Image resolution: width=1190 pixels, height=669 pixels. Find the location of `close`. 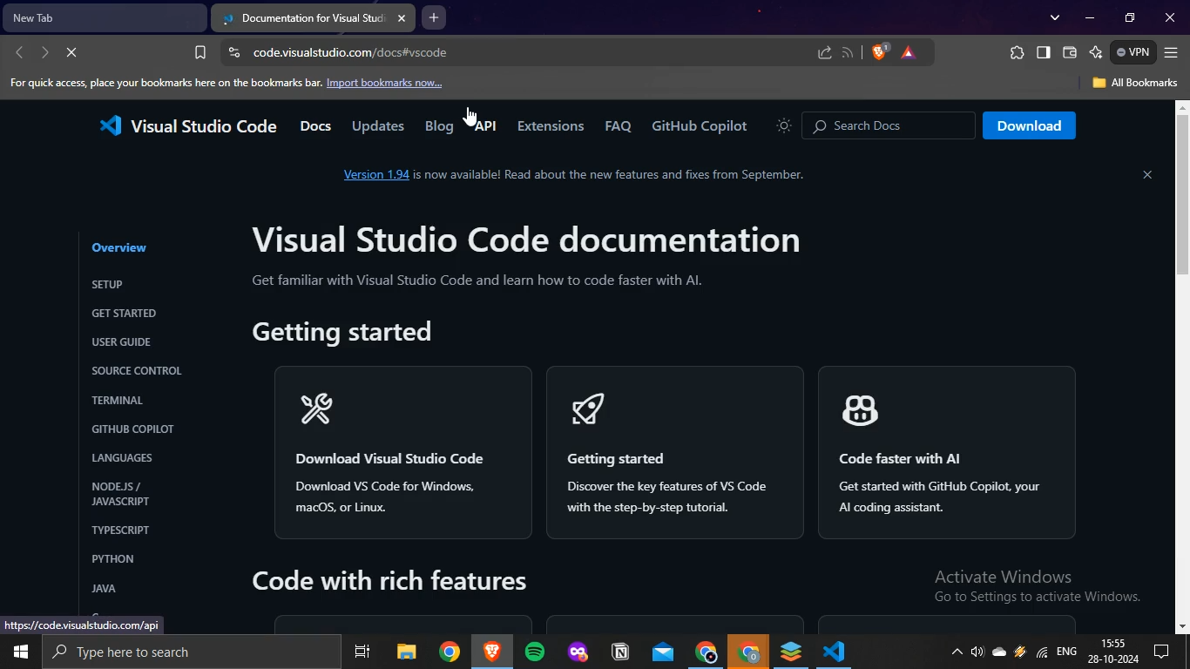

close is located at coordinates (1171, 17).